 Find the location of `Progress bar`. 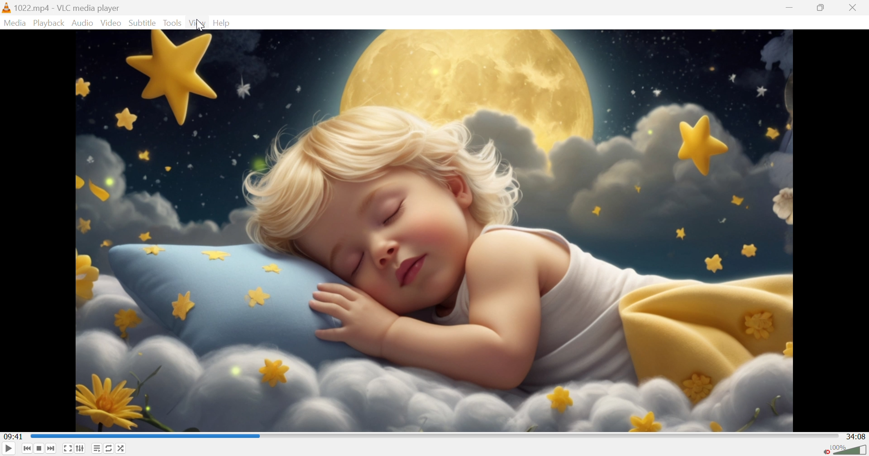

Progress bar is located at coordinates (436, 437).